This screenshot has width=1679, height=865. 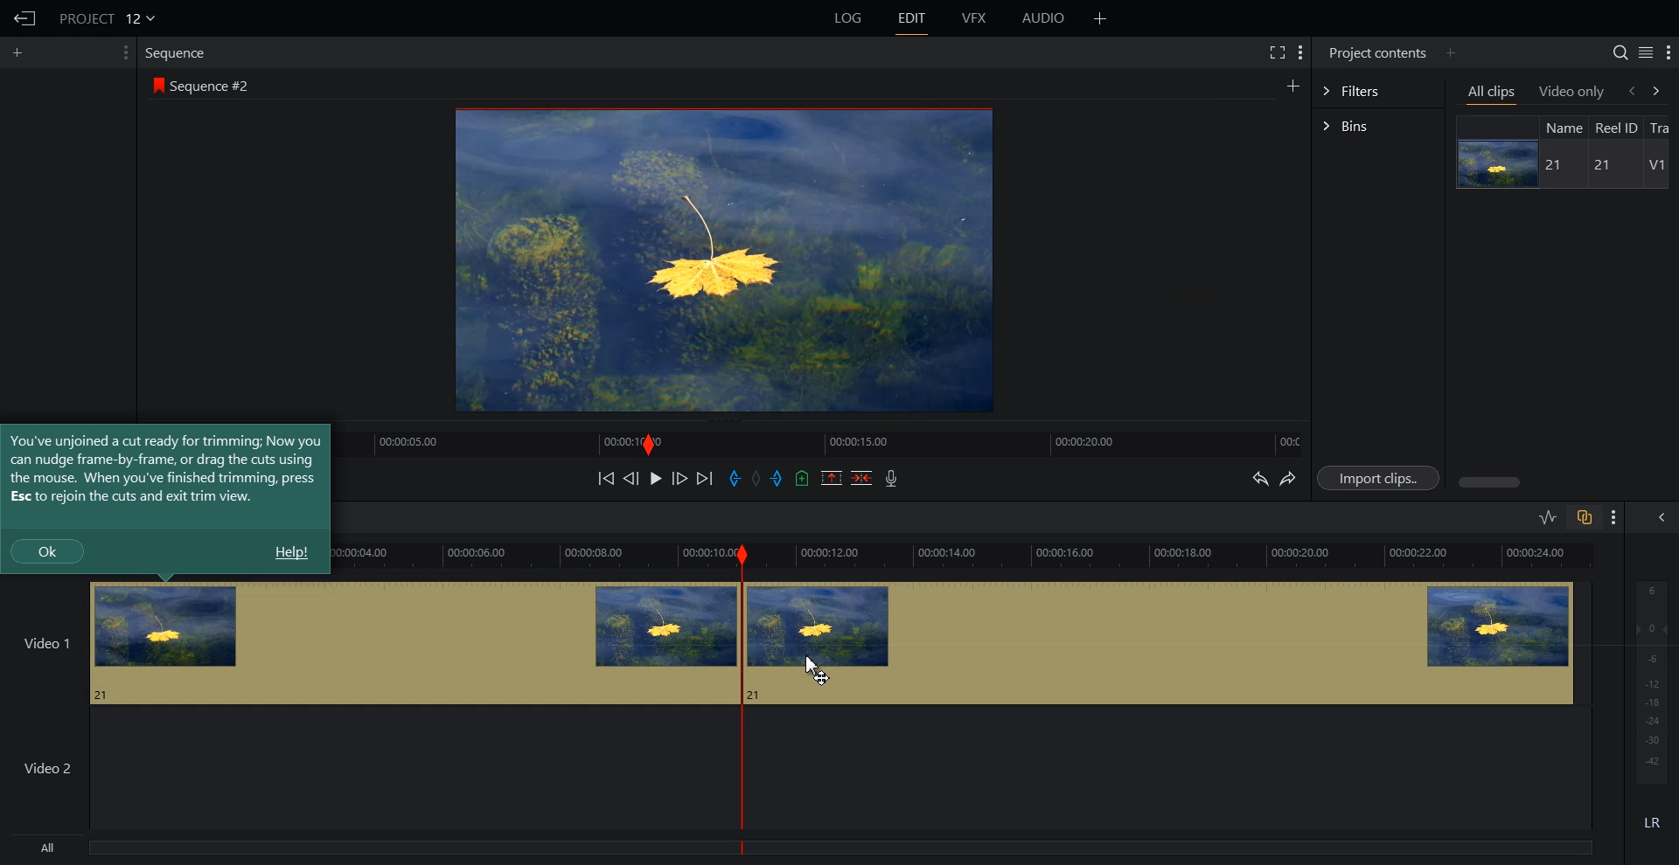 I want to click on Bins, so click(x=1378, y=126).